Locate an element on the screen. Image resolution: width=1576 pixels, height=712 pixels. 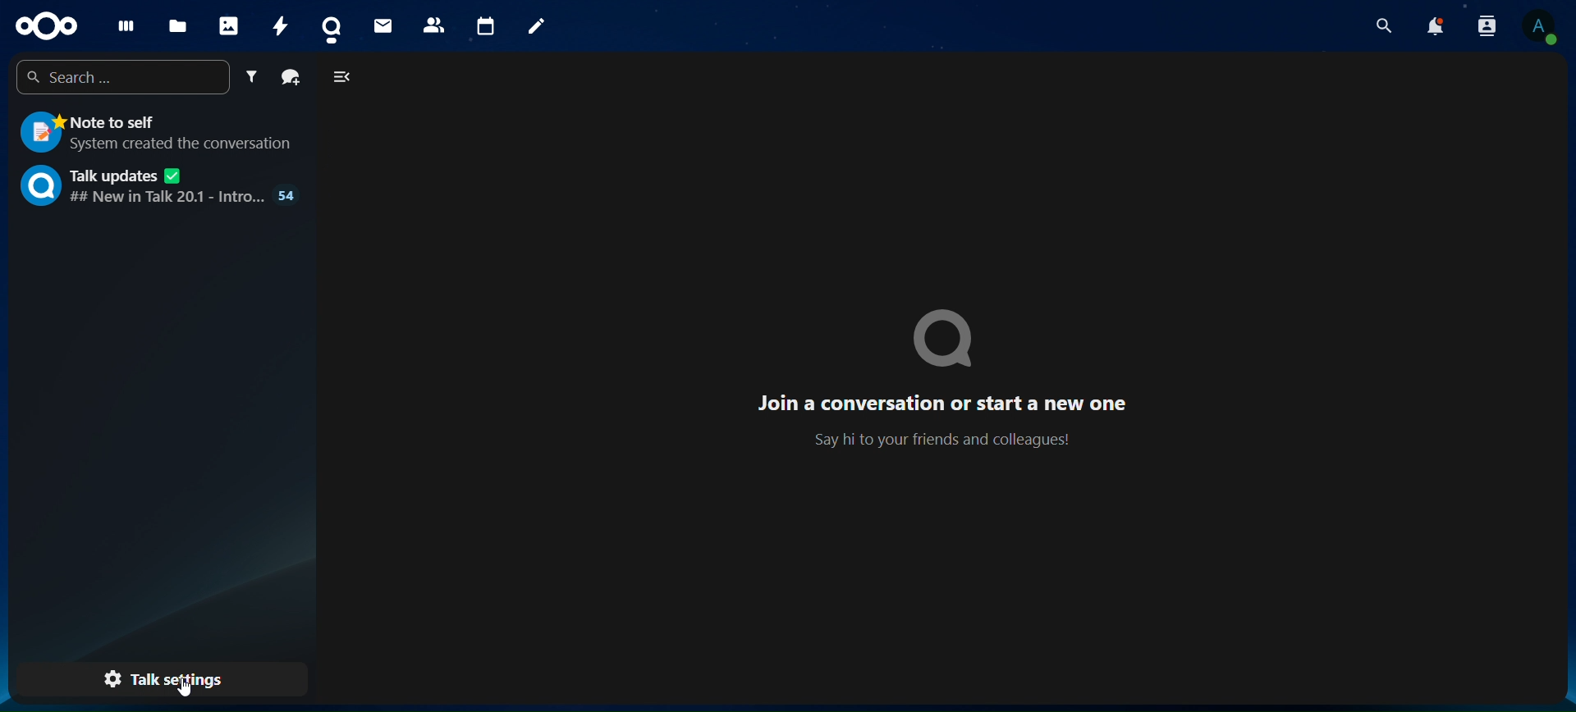
photos is located at coordinates (230, 25).